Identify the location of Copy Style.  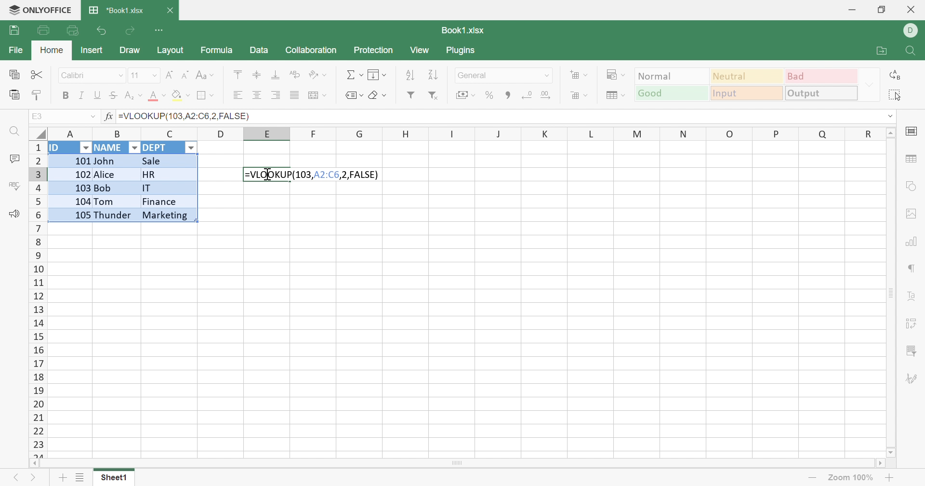
(38, 96).